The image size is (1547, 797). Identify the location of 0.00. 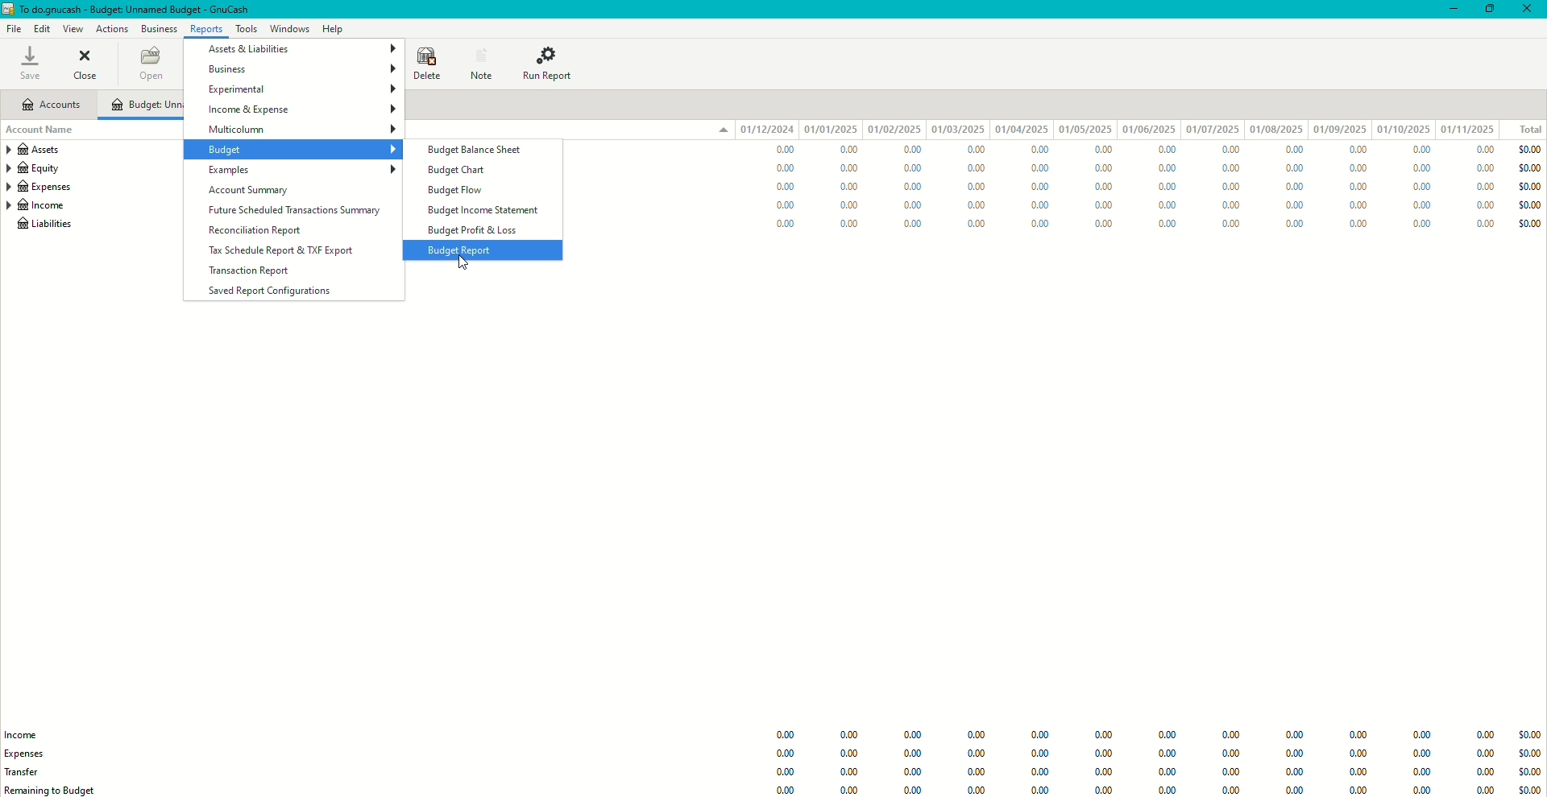
(1166, 151).